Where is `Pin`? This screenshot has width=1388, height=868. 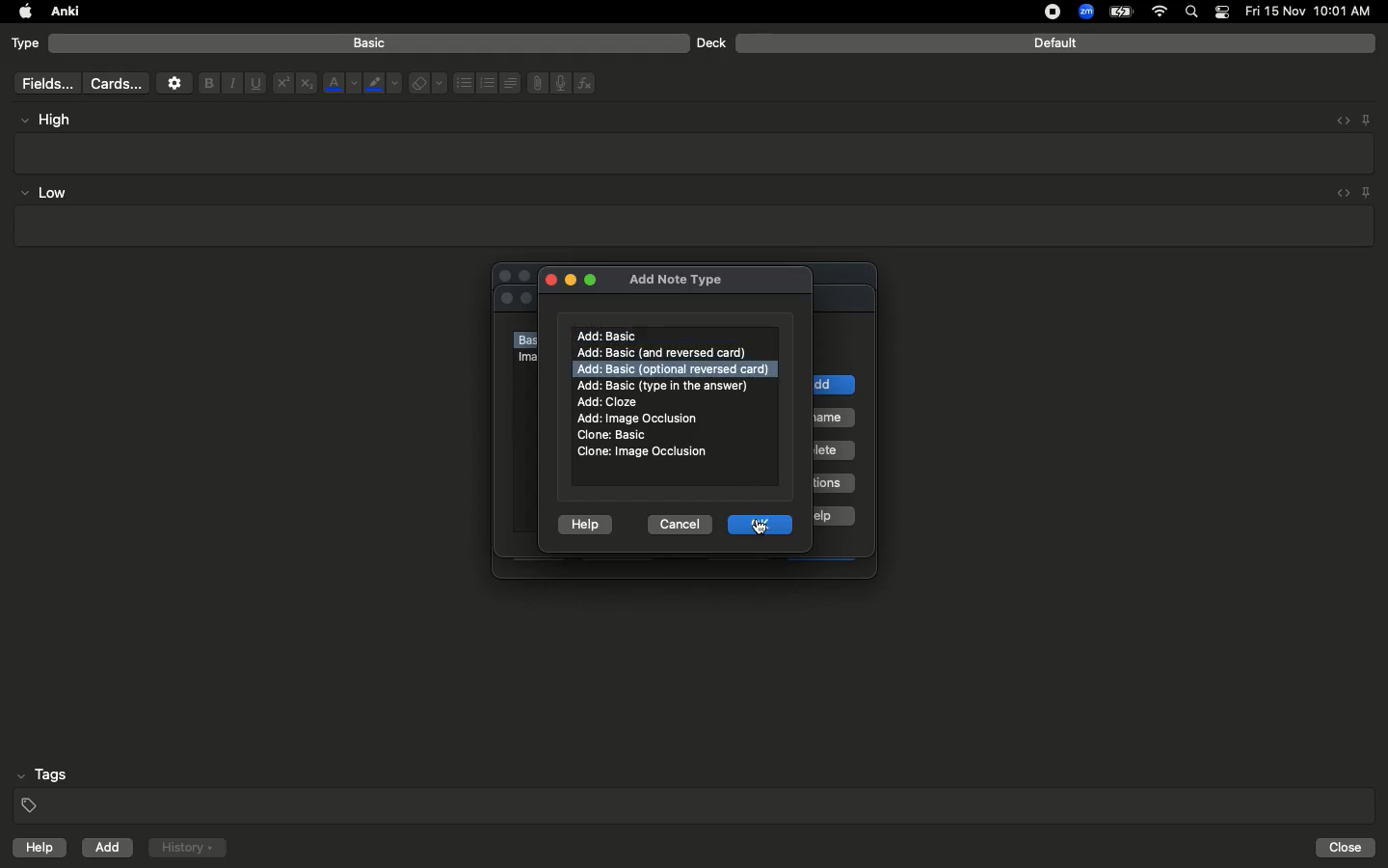
Pin is located at coordinates (1366, 119).